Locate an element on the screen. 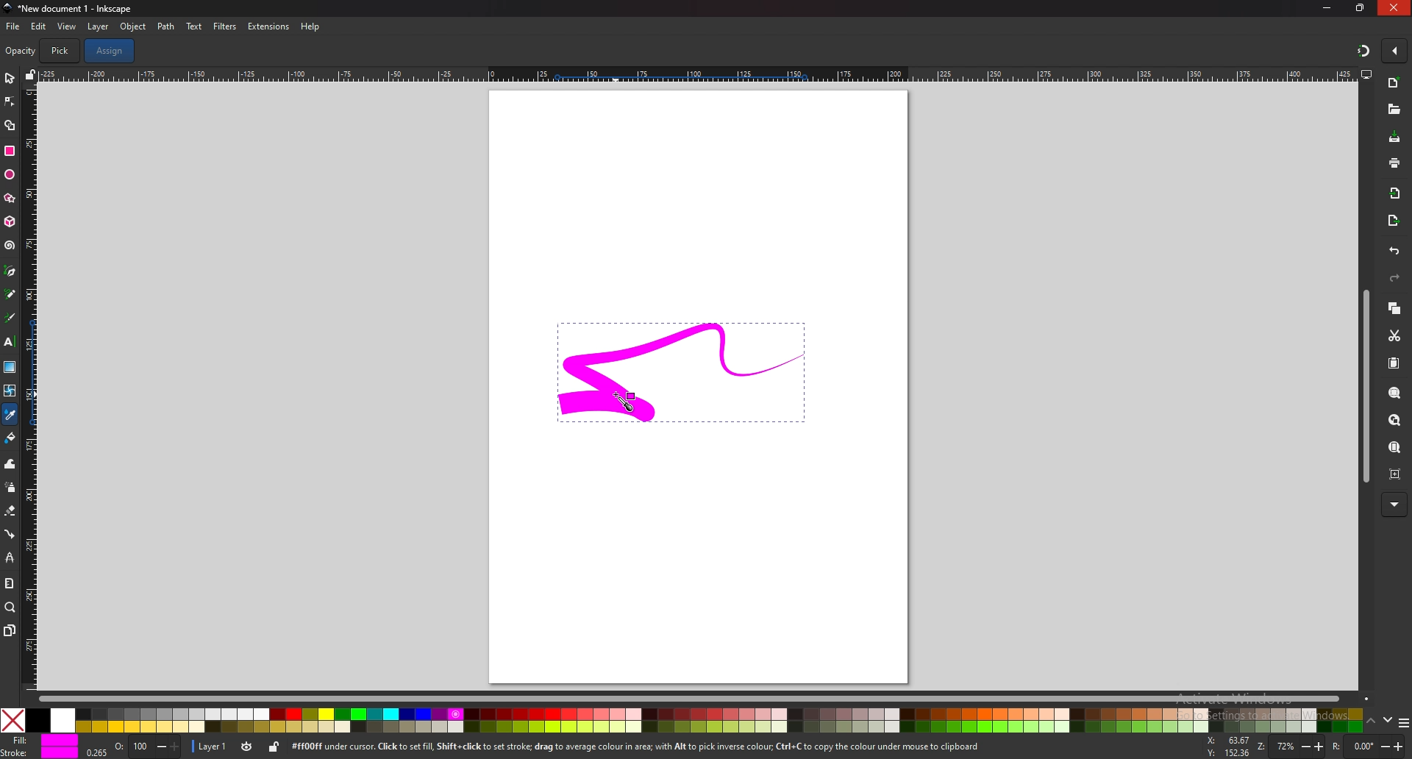  assign is located at coordinates (112, 51).